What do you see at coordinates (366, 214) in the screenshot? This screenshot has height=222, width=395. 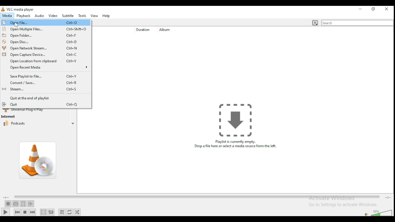 I see `mute/unmute` at bounding box center [366, 214].